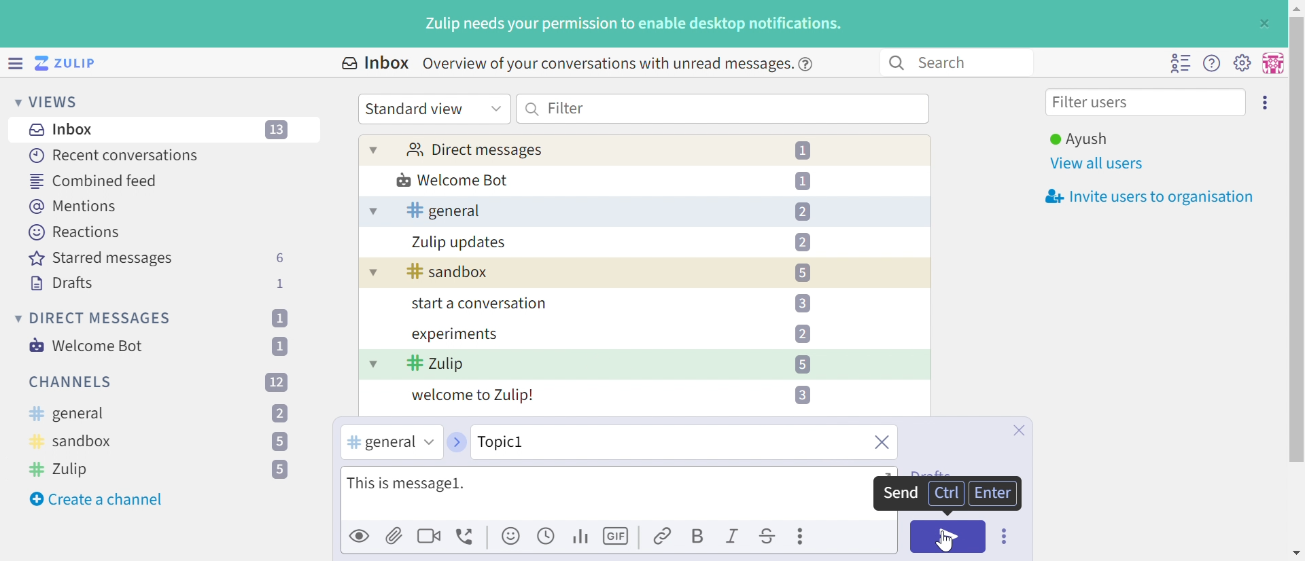 The image size is (1305, 561). I want to click on Search, so click(949, 62).